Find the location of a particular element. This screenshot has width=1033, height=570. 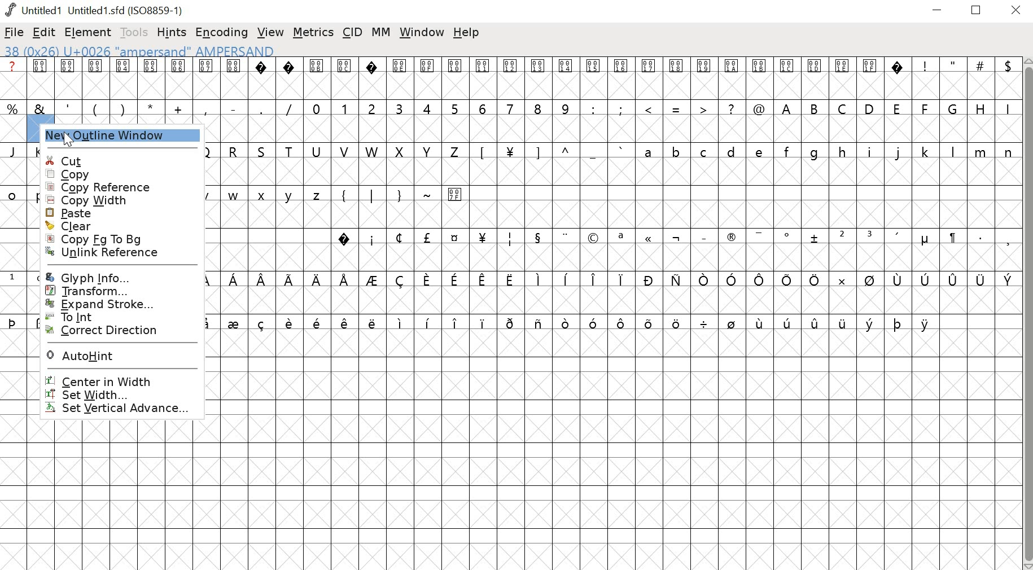

0015 is located at coordinates (594, 79).